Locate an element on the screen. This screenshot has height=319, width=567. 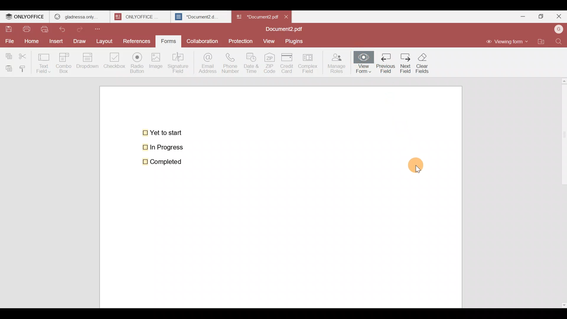
Radio is located at coordinates (135, 64).